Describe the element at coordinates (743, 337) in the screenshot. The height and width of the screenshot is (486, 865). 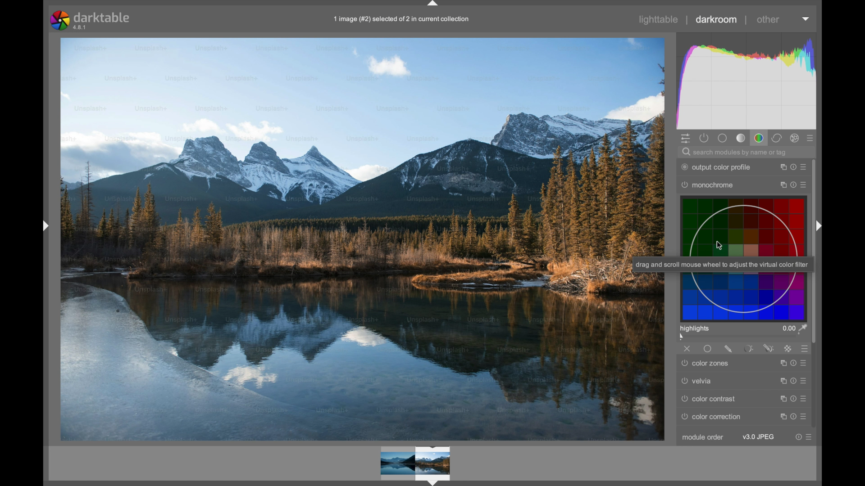
I see `slider` at that location.